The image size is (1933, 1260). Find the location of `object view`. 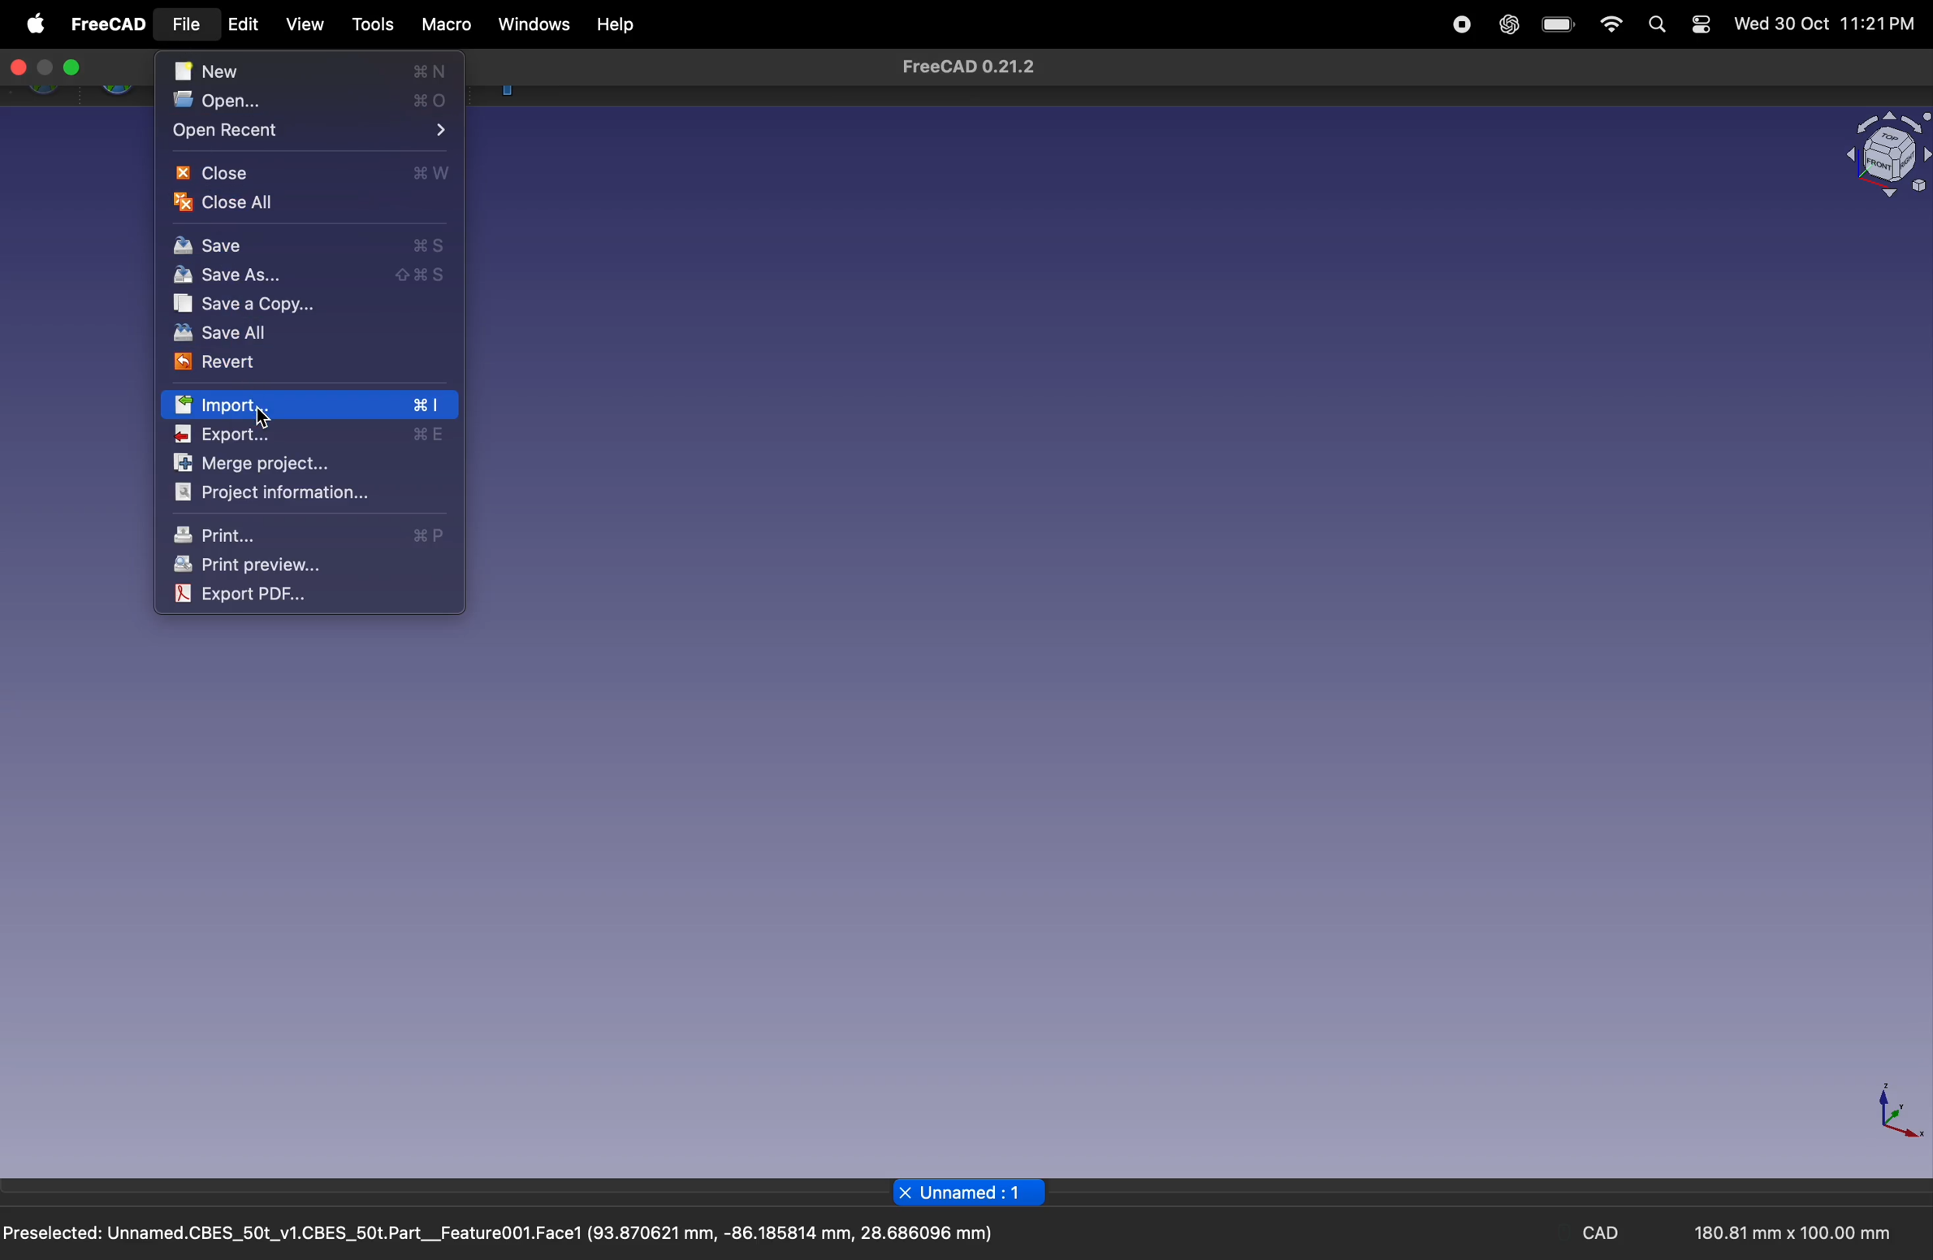

object view is located at coordinates (1884, 156).